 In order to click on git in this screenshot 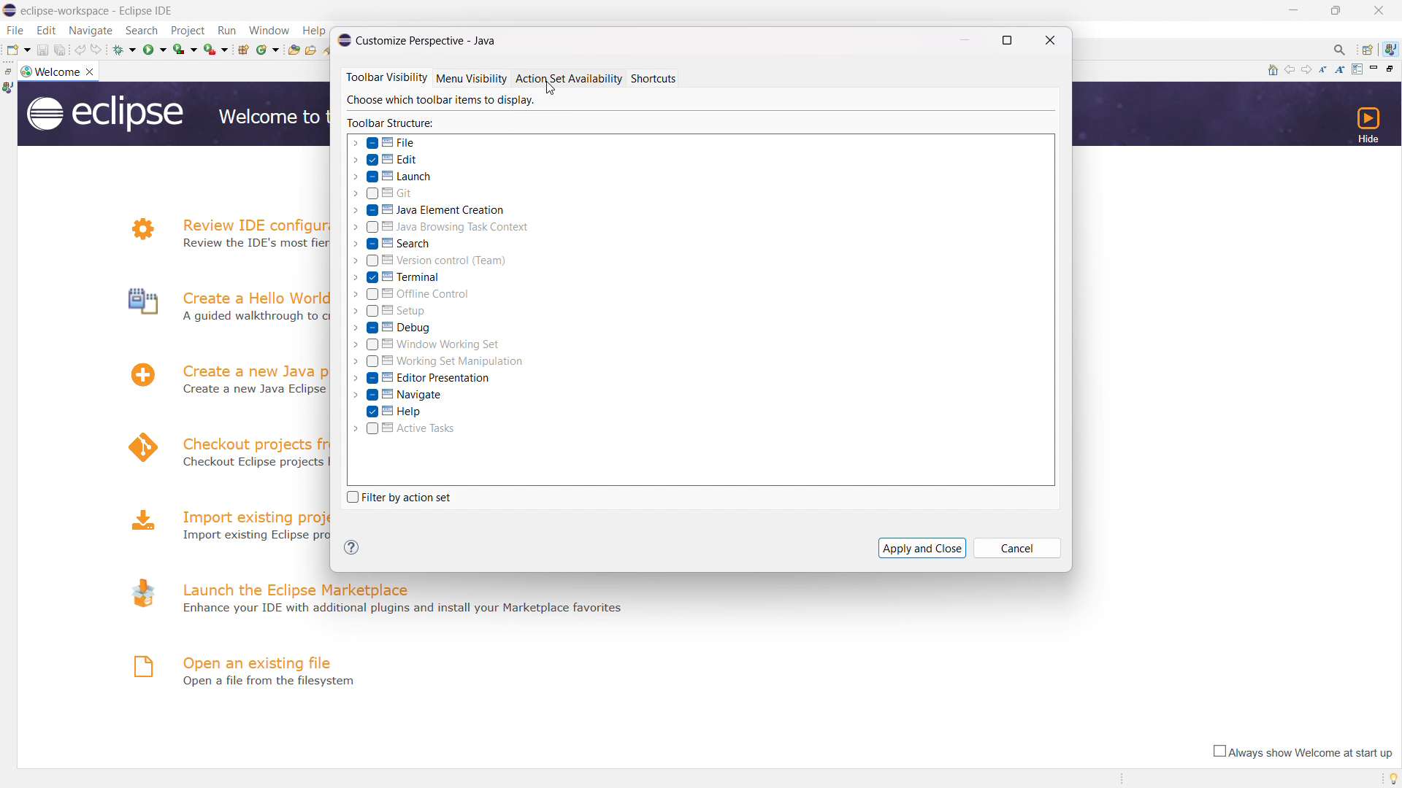, I will do `click(383, 193)`.